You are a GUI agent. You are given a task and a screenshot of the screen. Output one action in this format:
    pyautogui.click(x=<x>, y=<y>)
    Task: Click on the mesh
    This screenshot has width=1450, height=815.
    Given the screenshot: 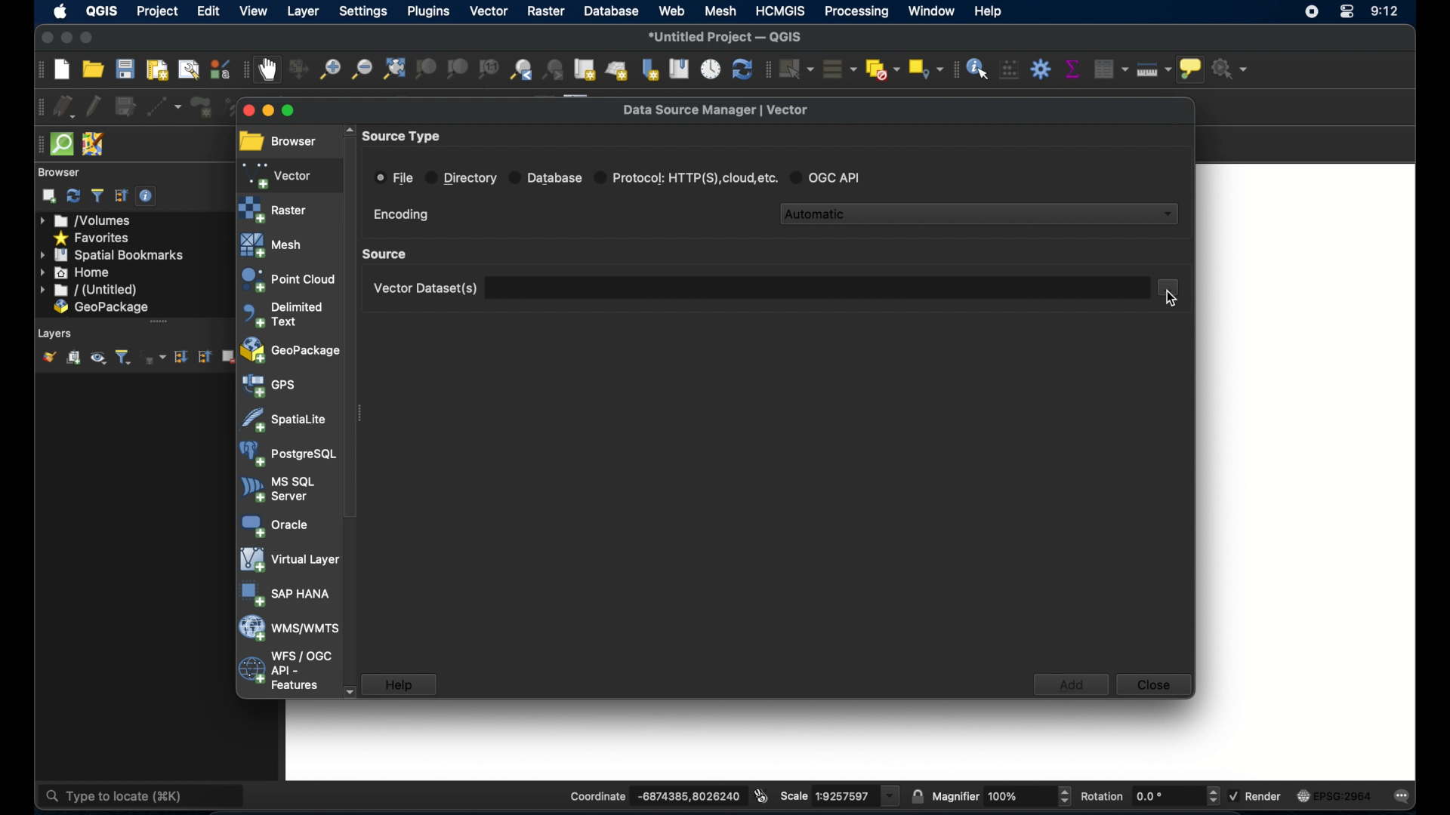 What is the action you would take?
    pyautogui.click(x=721, y=11)
    